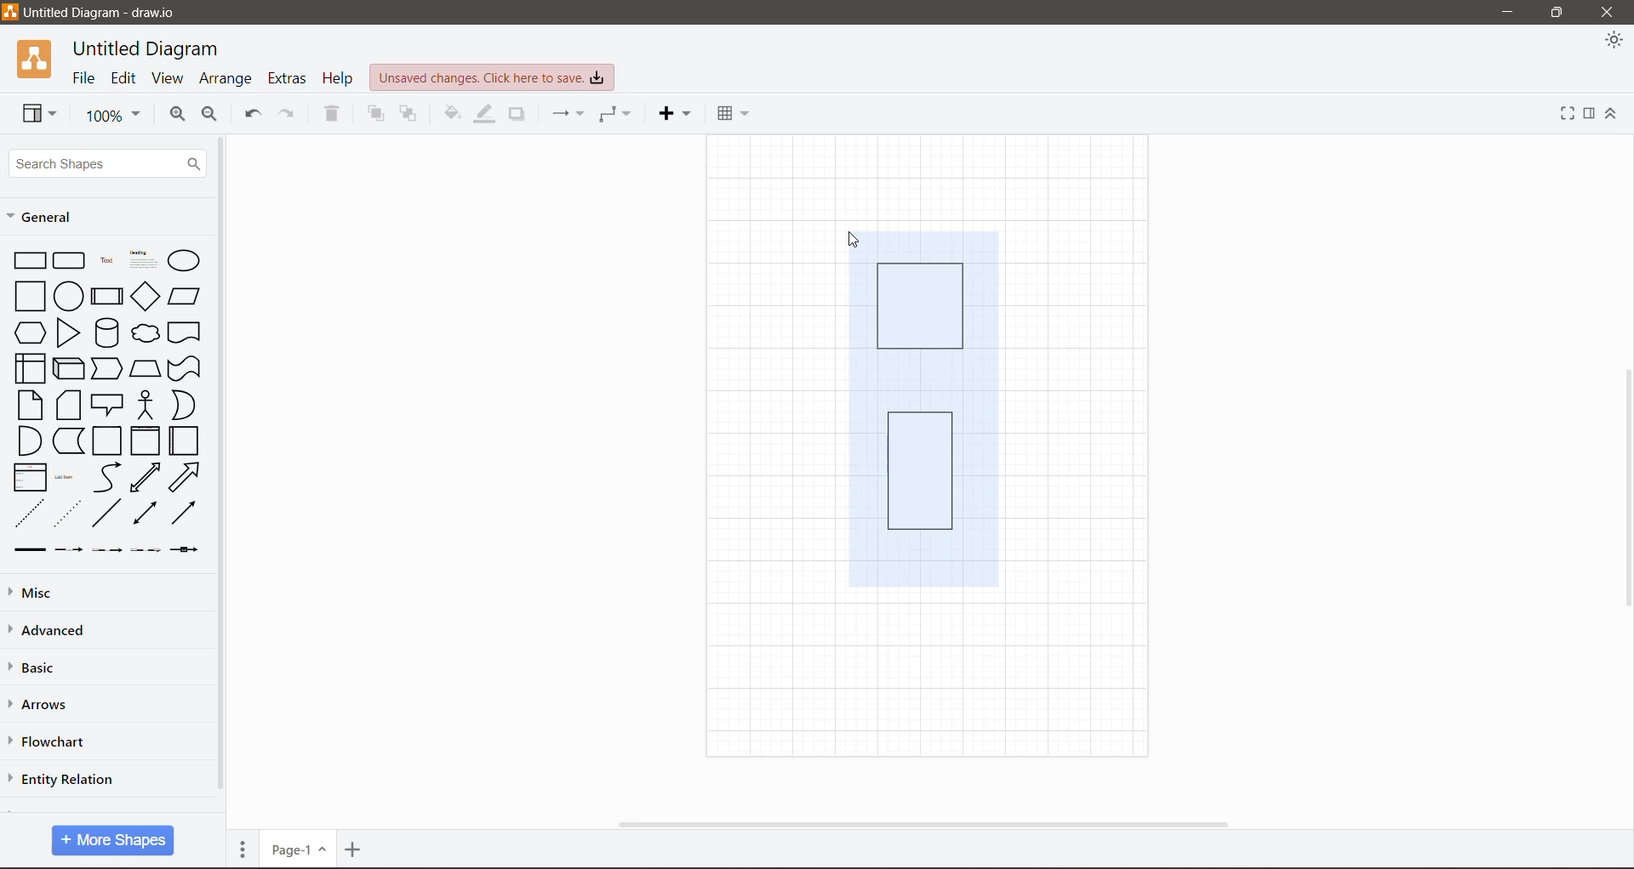  Describe the element at coordinates (167, 78) in the screenshot. I see `View` at that location.